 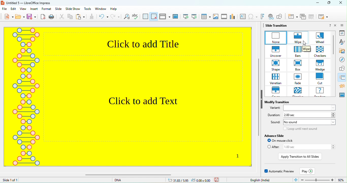 I want to click on checkers, so click(x=321, y=51).